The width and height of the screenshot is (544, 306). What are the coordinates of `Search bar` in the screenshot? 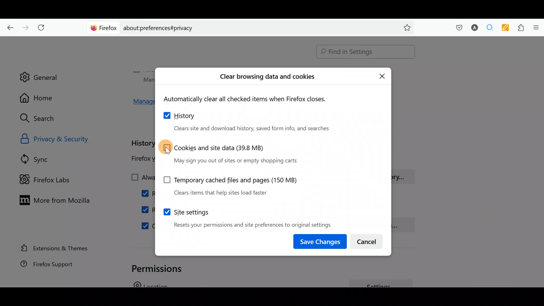 It's located at (252, 27).